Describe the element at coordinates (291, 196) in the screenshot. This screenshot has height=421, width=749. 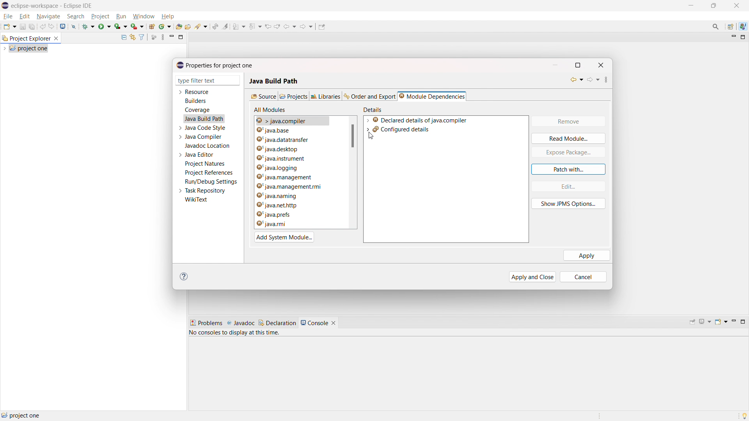
I see `java.naming` at that location.